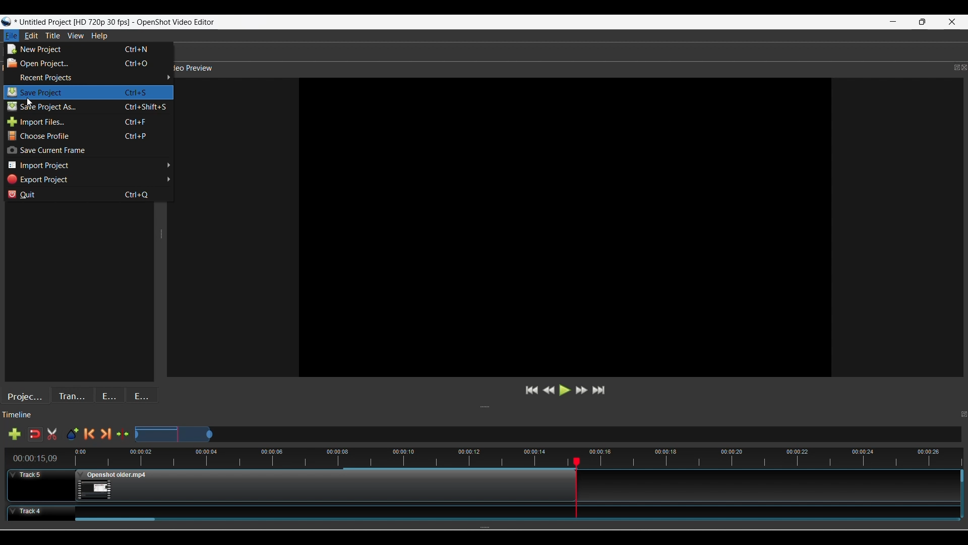  What do you see at coordinates (106, 434) in the screenshot?
I see `Next marker` at bounding box center [106, 434].